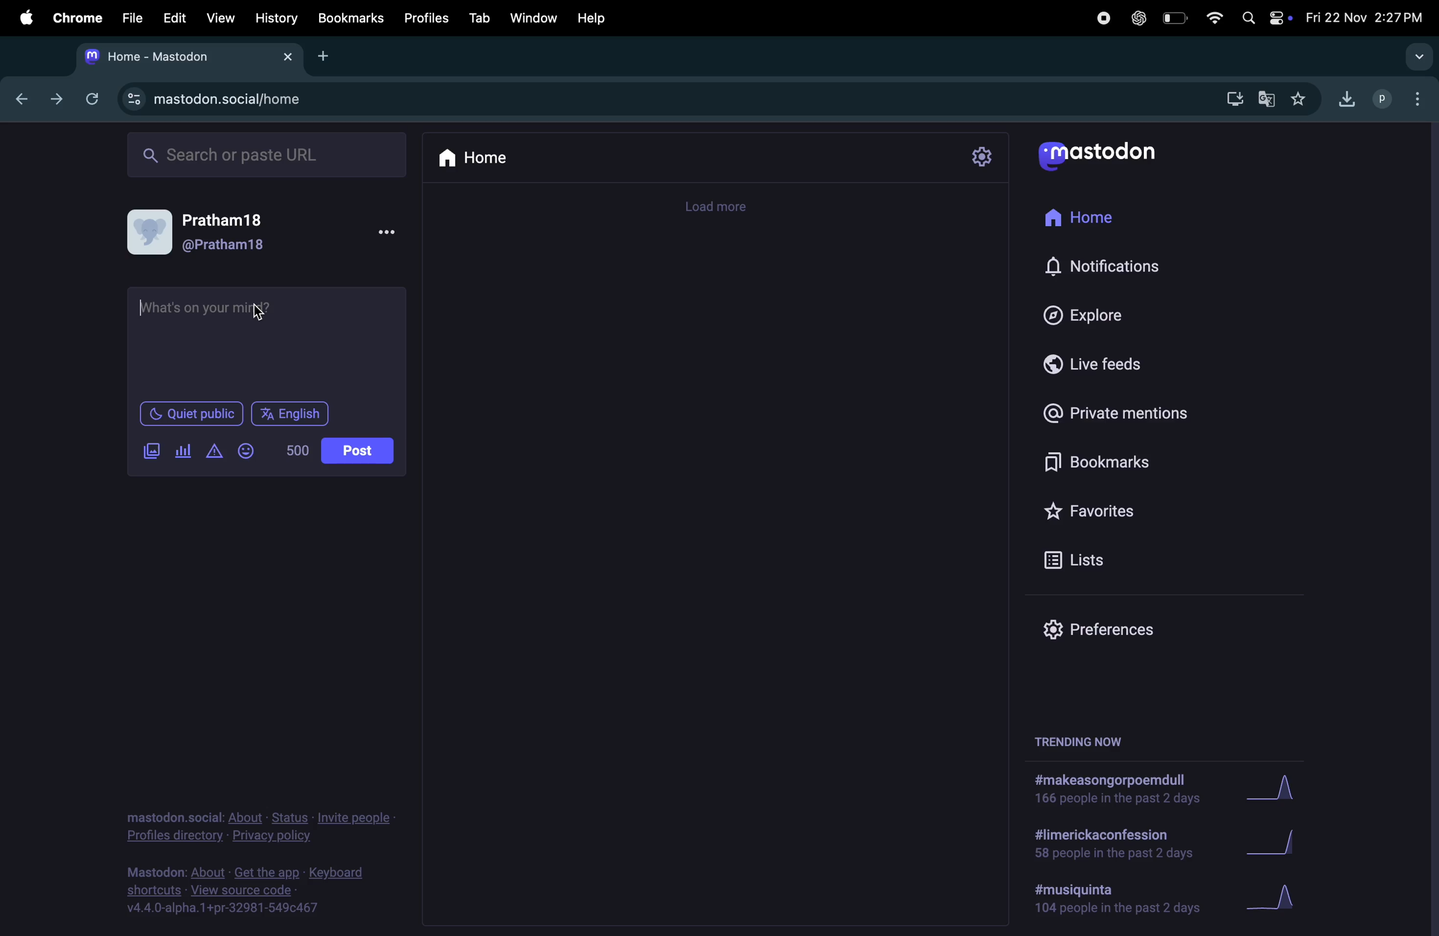 This screenshot has height=936, width=1439. I want to click on drop down, so click(1418, 56).